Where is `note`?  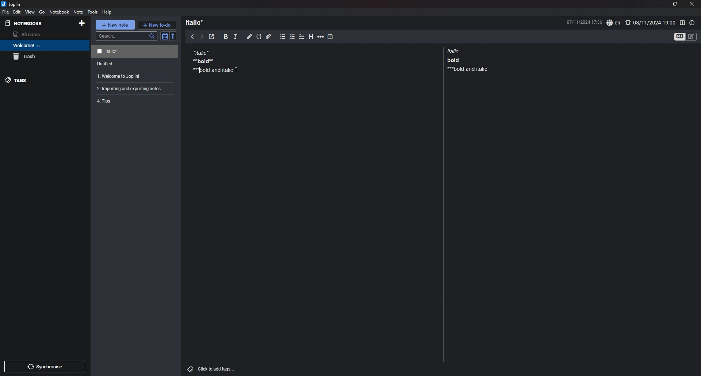
note is located at coordinates (136, 64).